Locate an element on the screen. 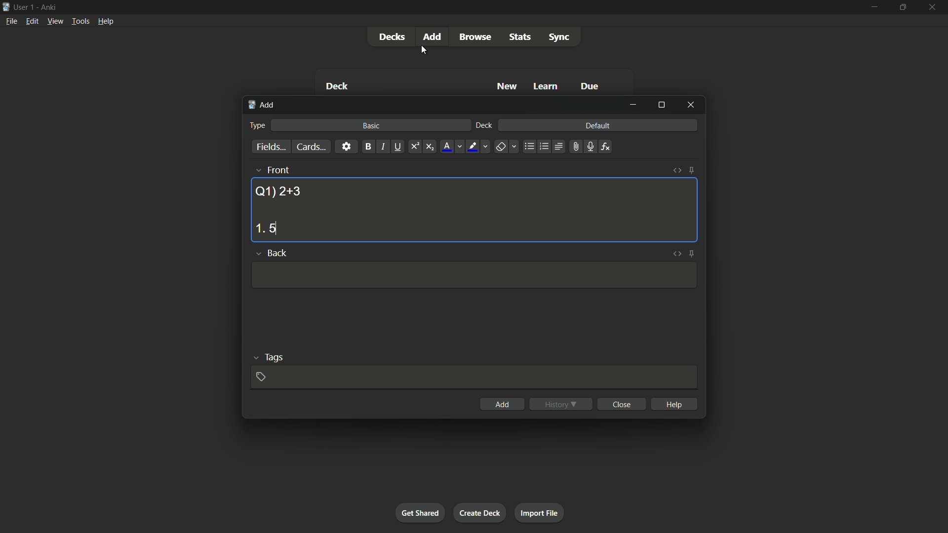 The width and height of the screenshot is (948, 533). learn is located at coordinates (546, 87).